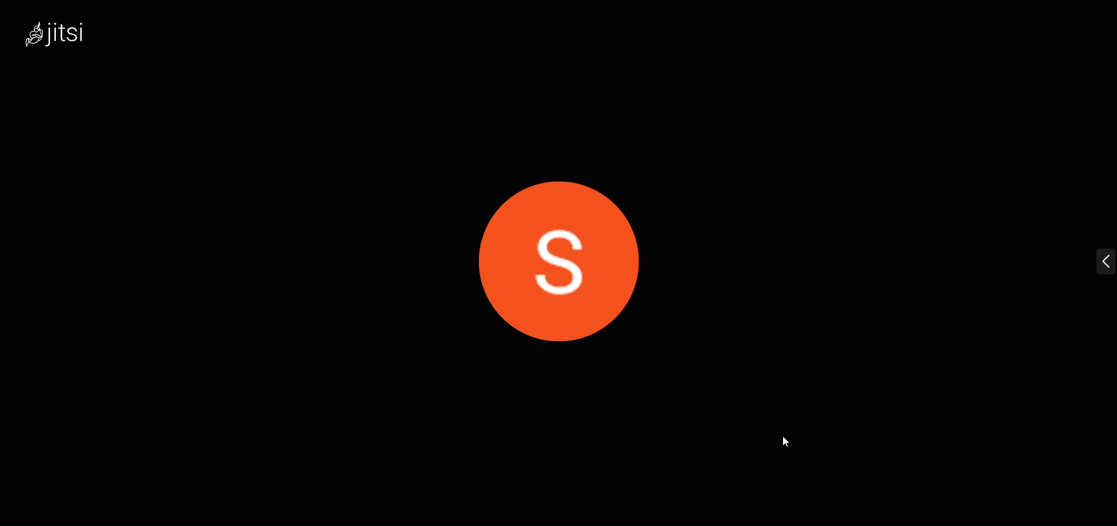 The height and width of the screenshot is (526, 1117). What do you see at coordinates (789, 443) in the screenshot?
I see `cursor` at bounding box center [789, 443].